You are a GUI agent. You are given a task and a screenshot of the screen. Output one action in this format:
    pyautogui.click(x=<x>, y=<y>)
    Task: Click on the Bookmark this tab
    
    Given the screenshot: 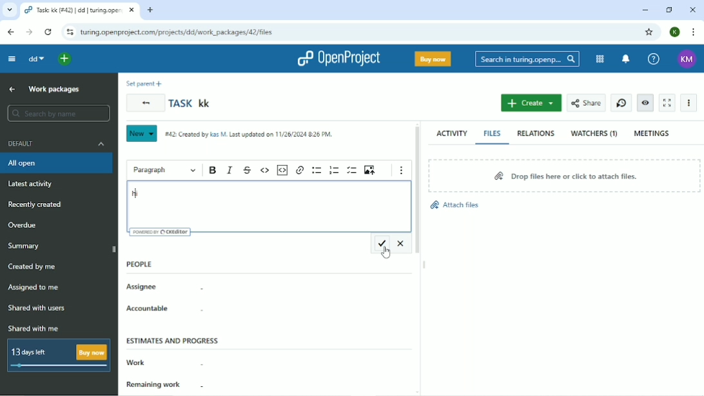 What is the action you would take?
    pyautogui.click(x=649, y=32)
    